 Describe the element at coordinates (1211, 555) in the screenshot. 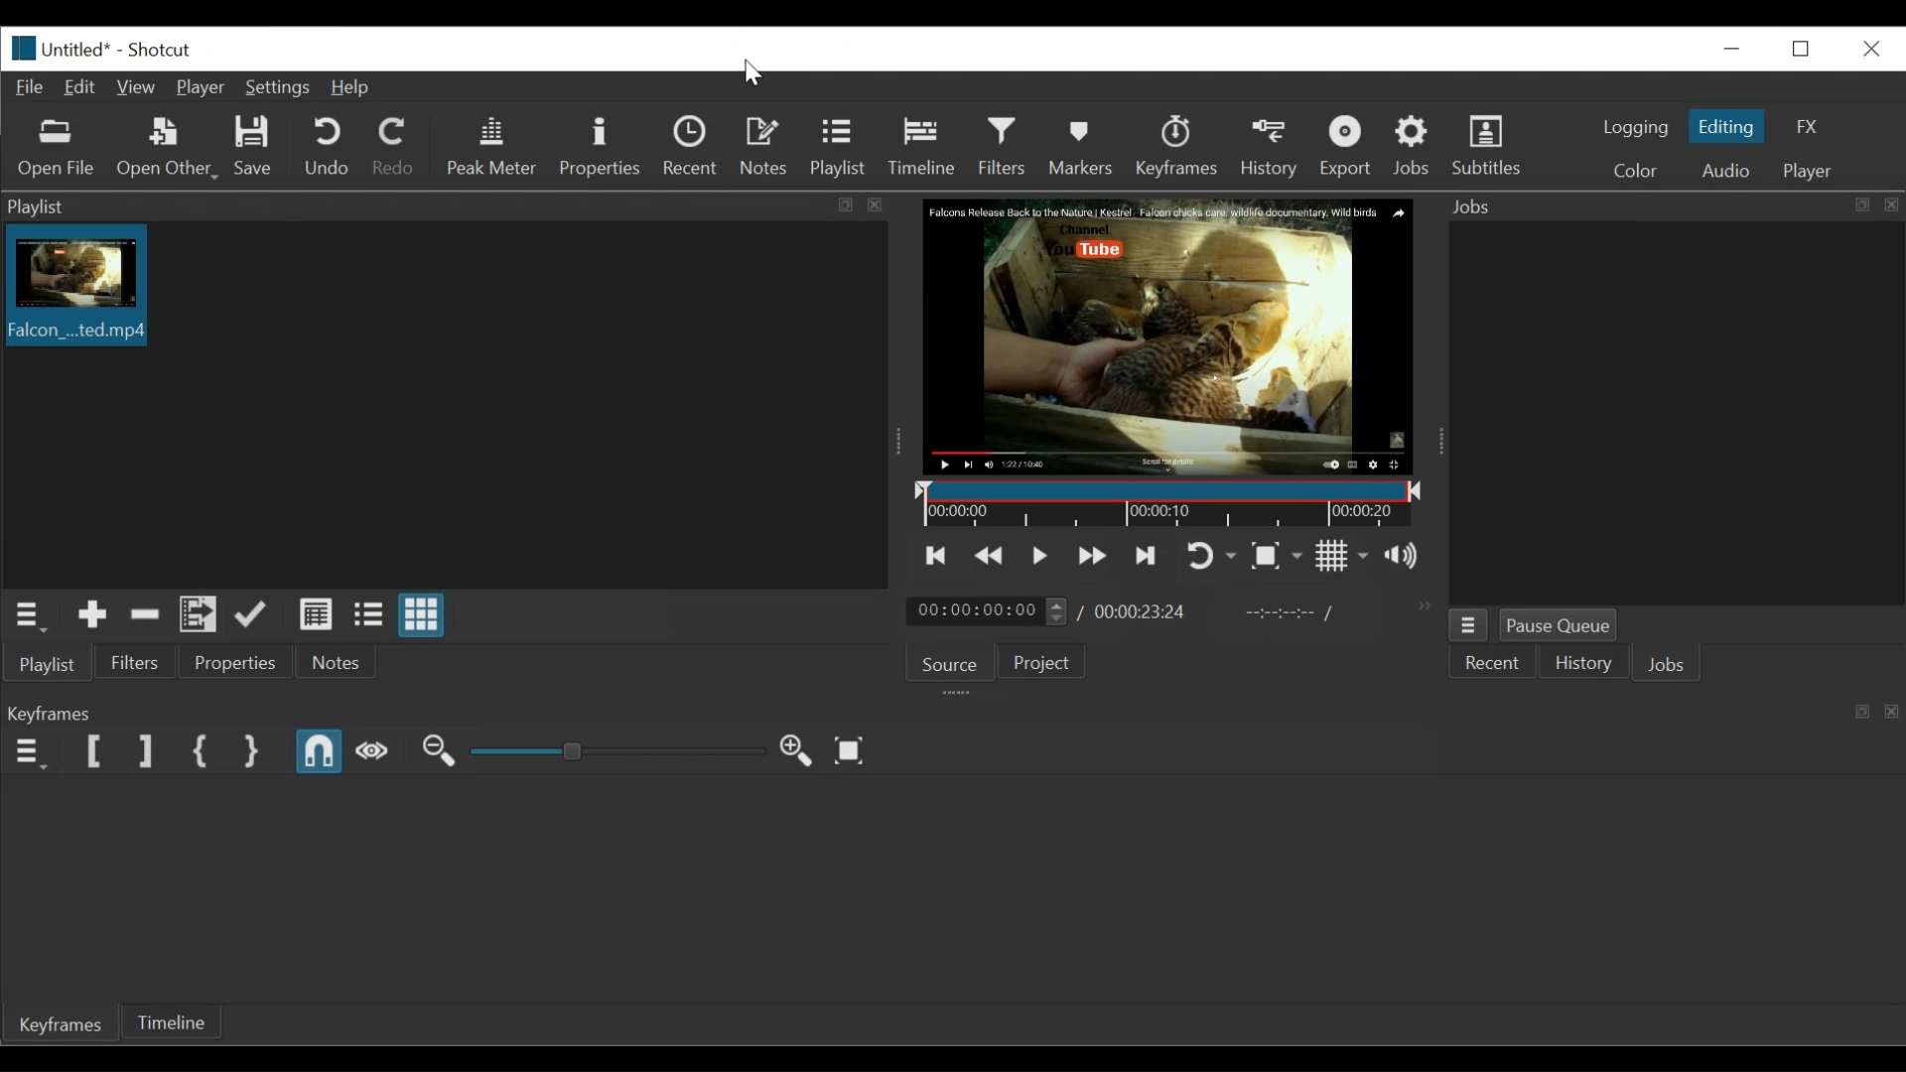

I see `Toggle player looping` at that location.